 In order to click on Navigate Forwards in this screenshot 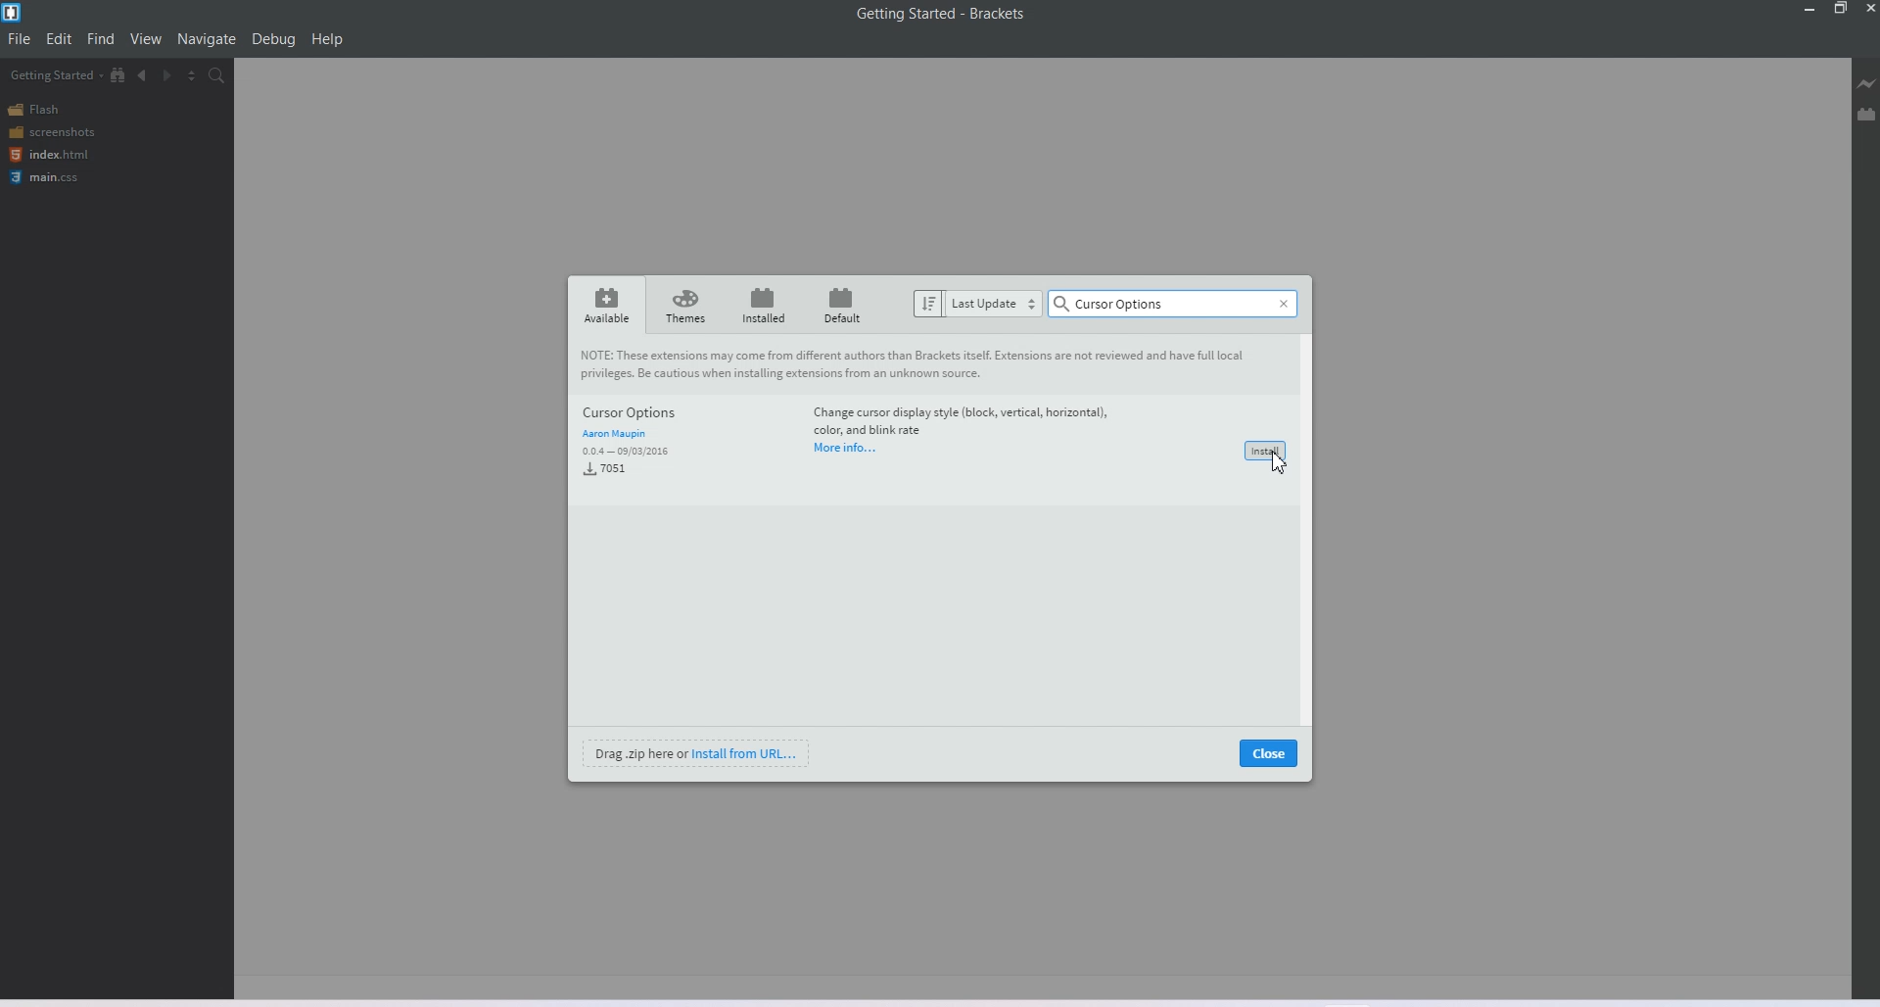, I will do `click(167, 76)`.